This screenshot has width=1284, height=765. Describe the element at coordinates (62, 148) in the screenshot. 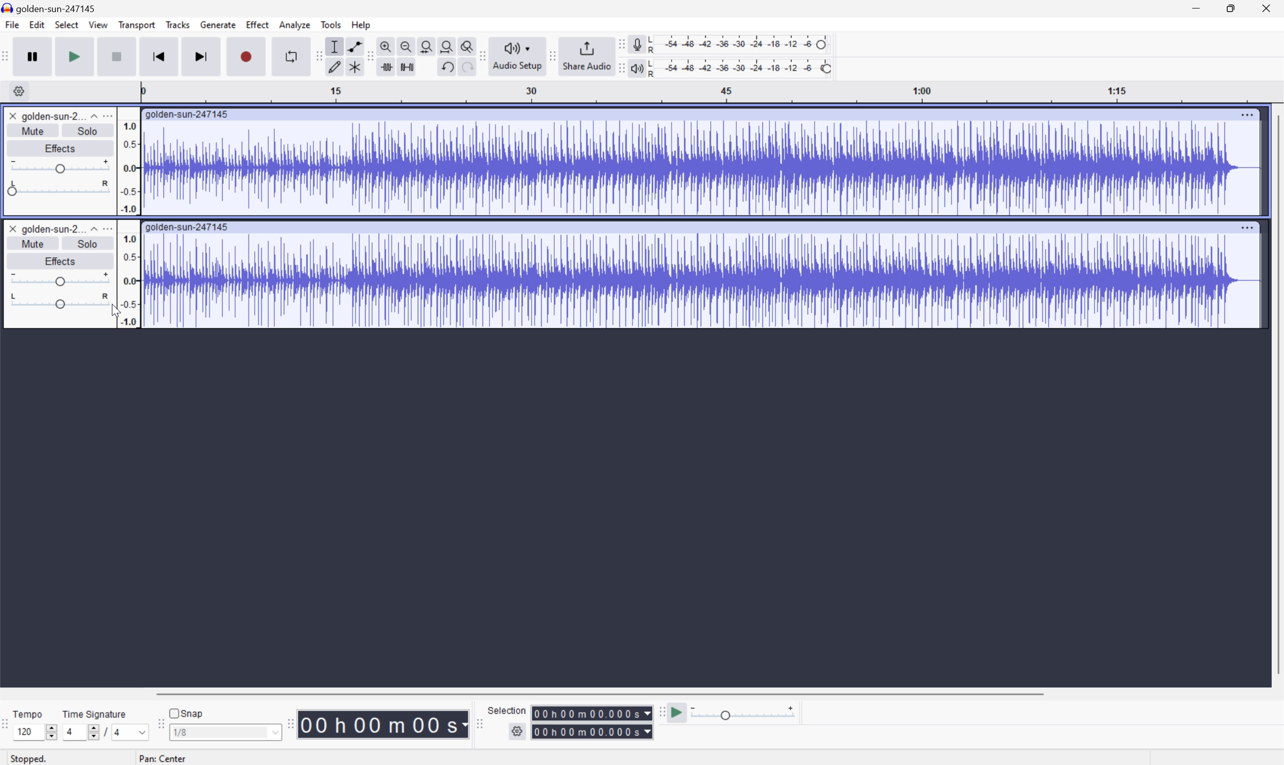

I see `Effects` at that location.